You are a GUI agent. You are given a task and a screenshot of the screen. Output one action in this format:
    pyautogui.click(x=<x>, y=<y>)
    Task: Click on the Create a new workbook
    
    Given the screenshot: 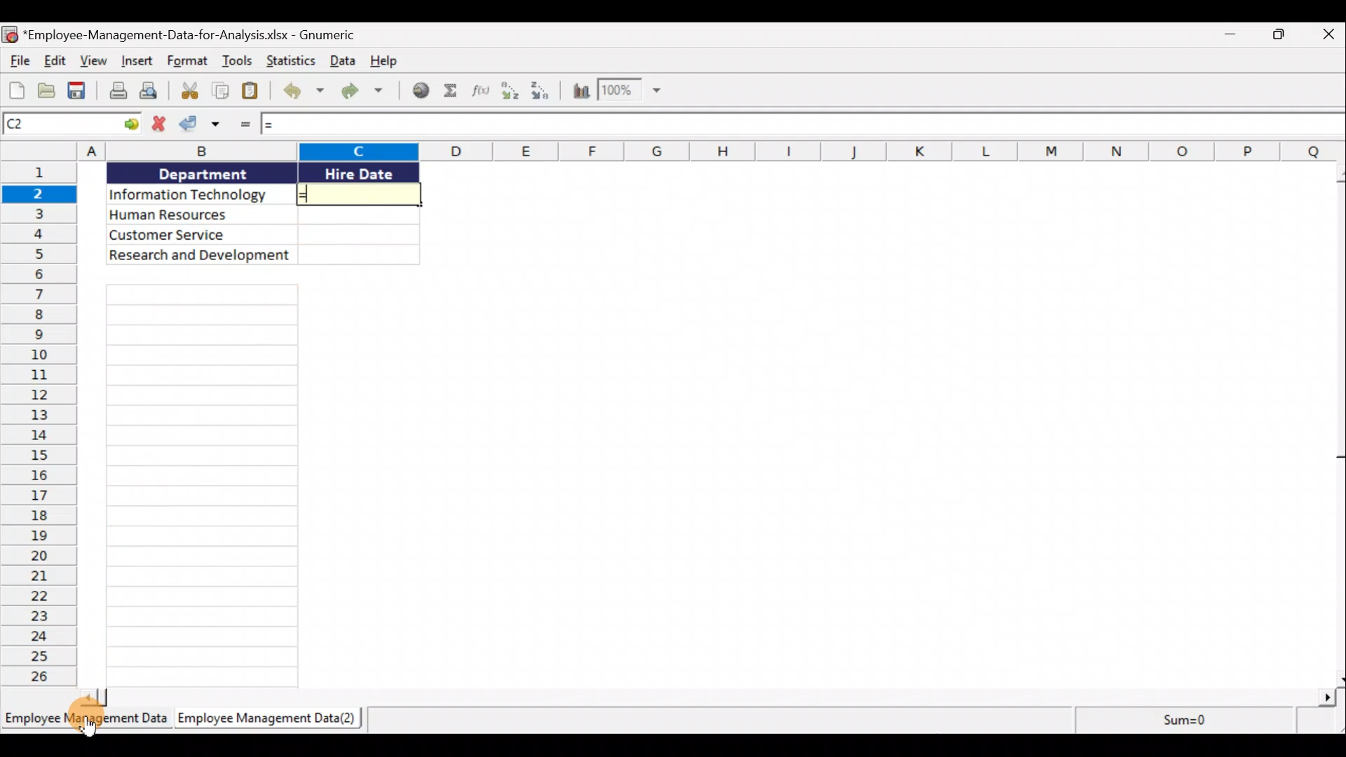 What is the action you would take?
    pyautogui.click(x=15, y=90)
    